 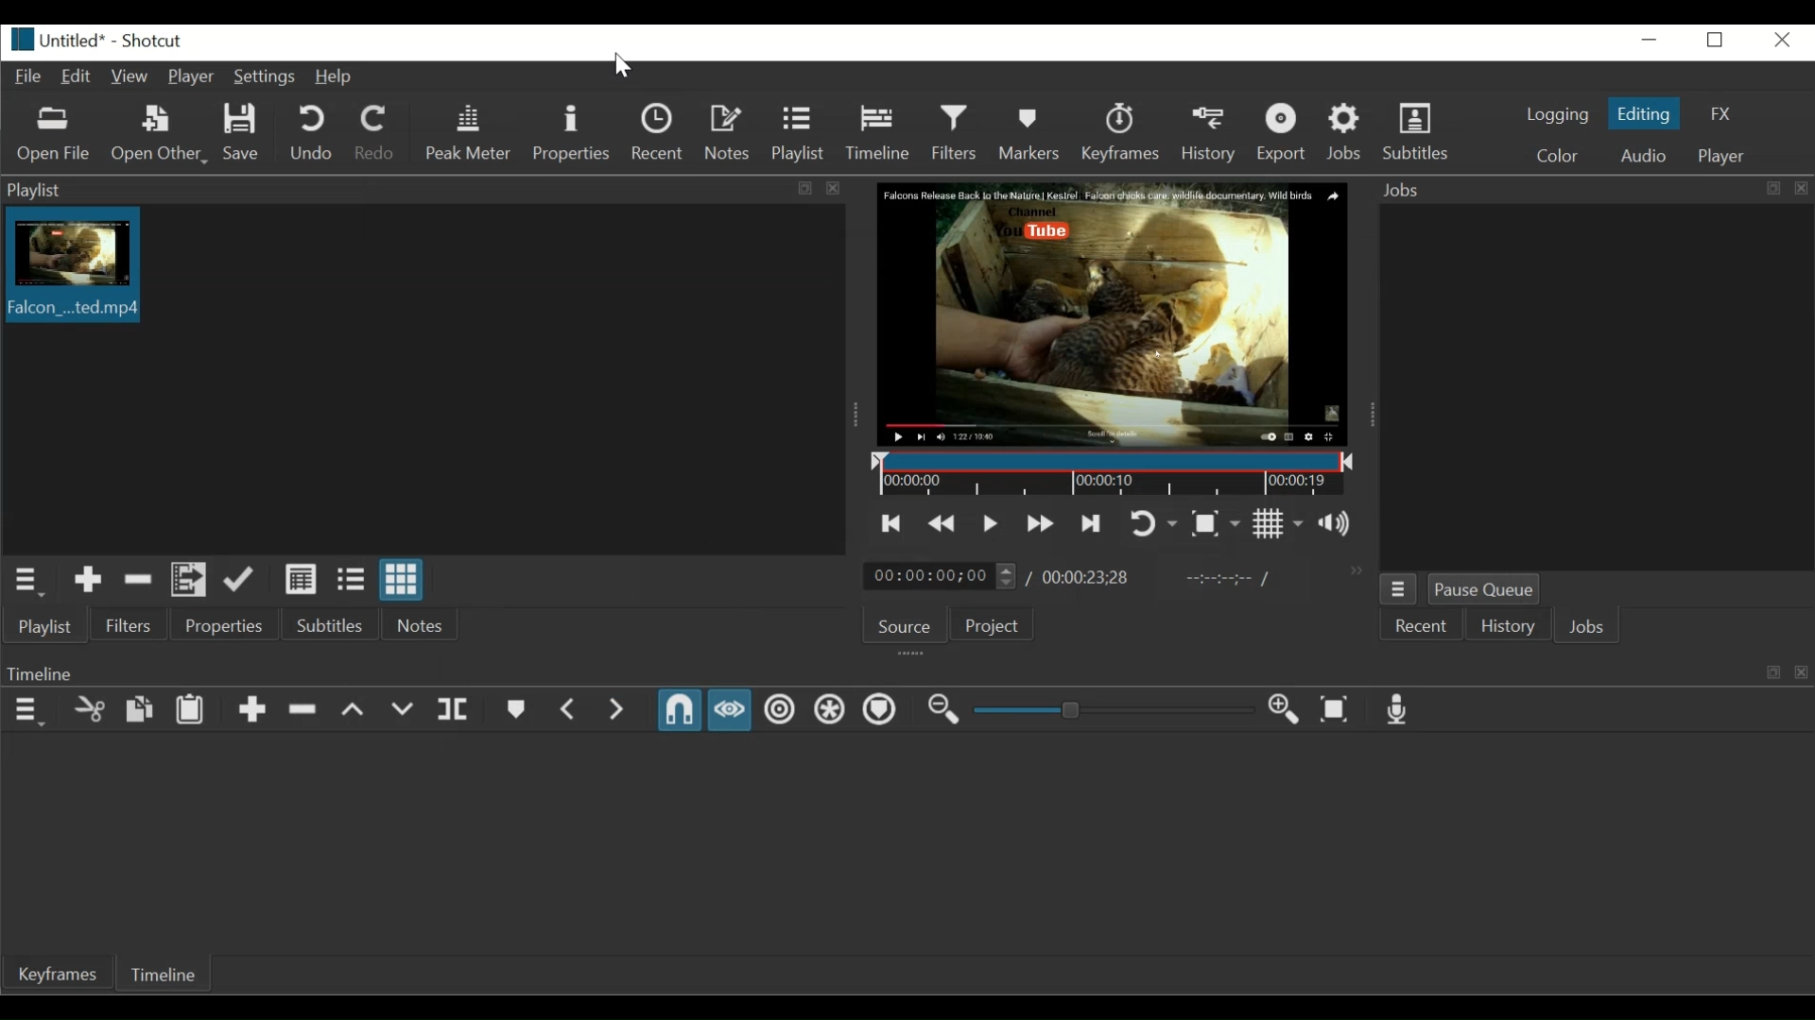 I want to click on Snap (Enabled), so click(x=678, y=709).